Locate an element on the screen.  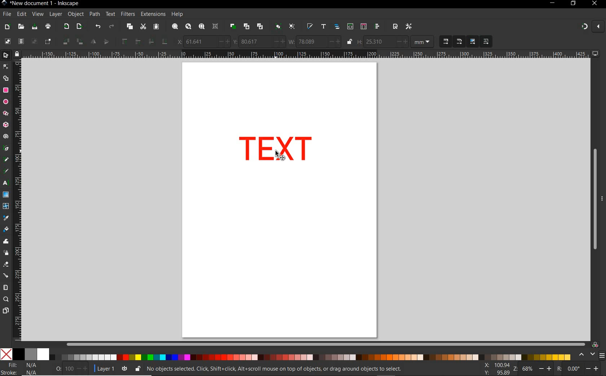
horizontal coordinate of selection is located at coordinates (202, 41).